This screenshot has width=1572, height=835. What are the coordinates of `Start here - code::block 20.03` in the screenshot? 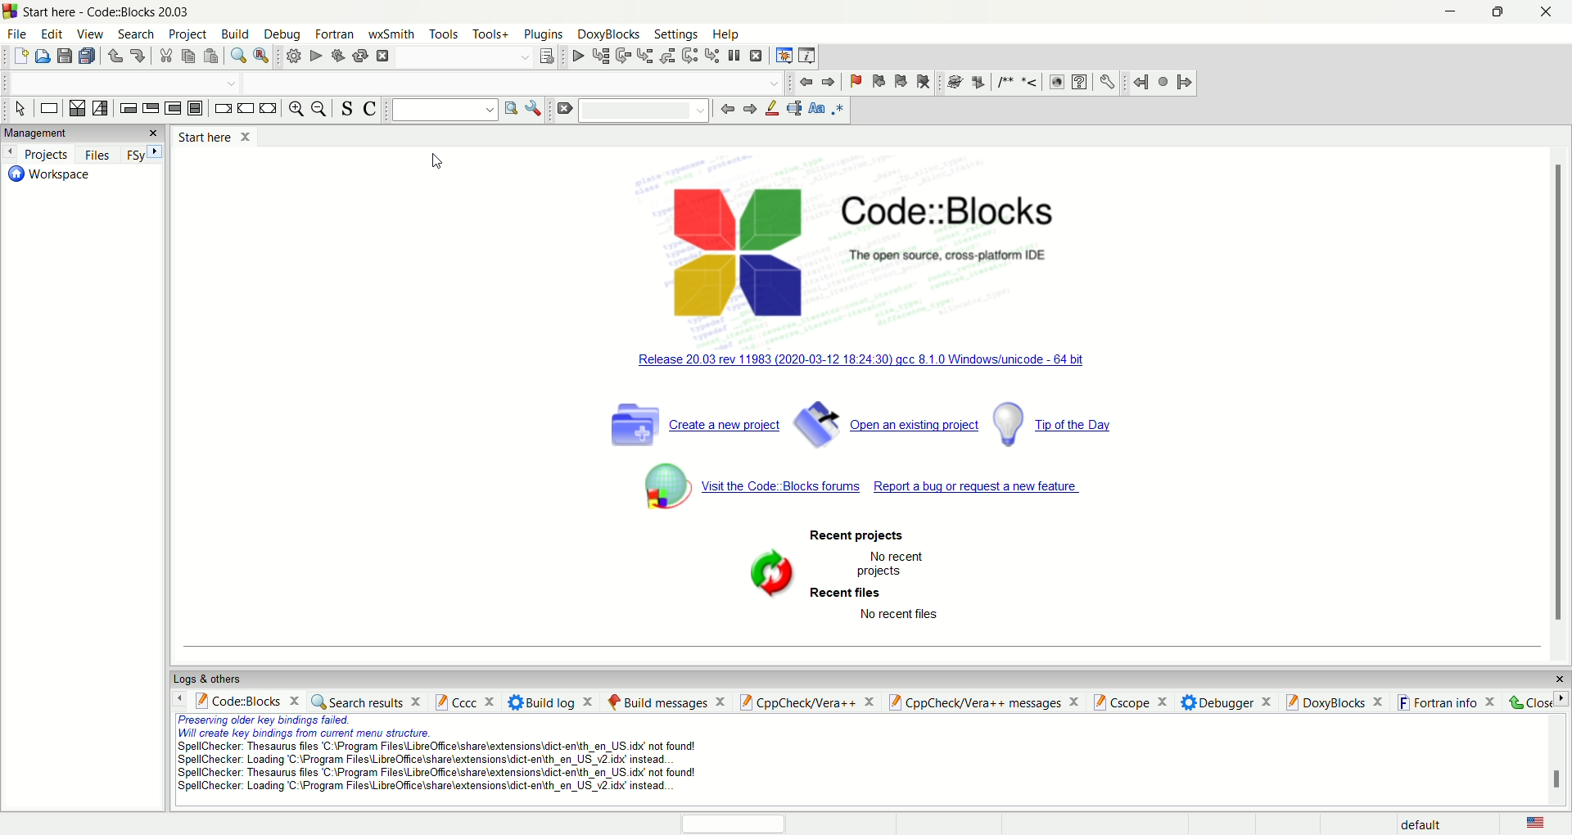 It's located at (114, 13).